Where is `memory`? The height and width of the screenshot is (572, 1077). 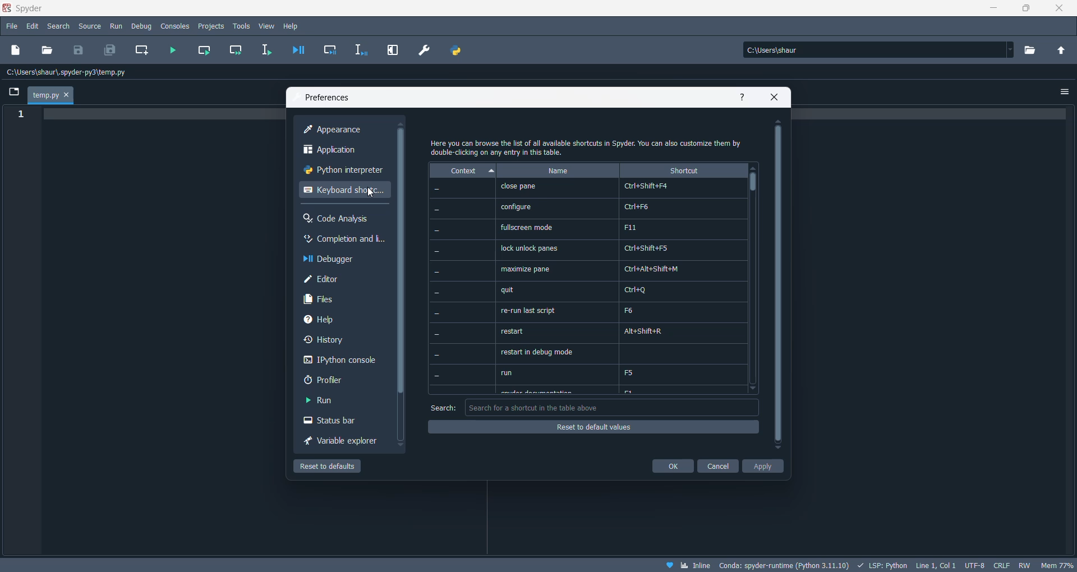 memory is located at coordinates (1056, 564).